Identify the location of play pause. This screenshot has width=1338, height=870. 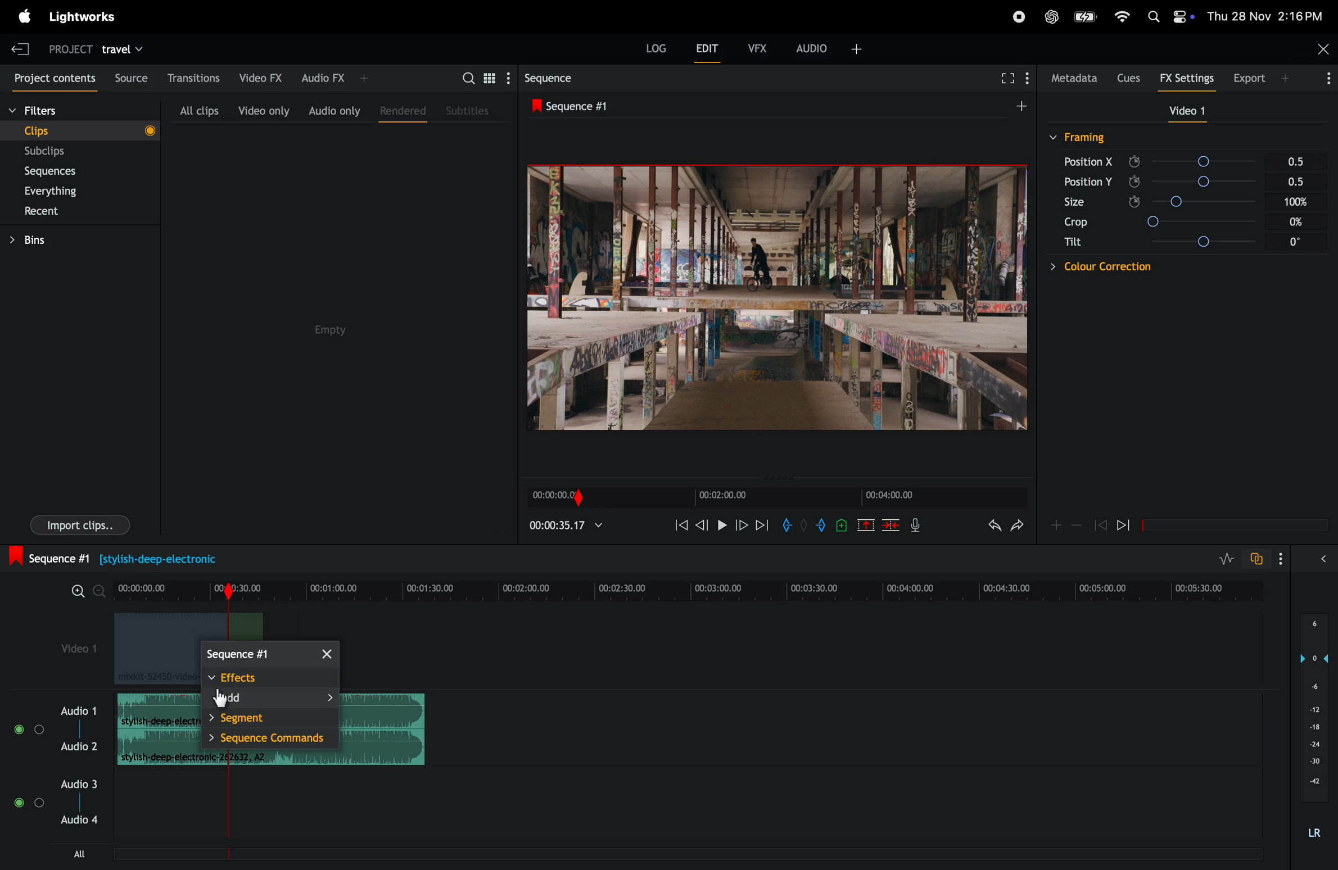
(724, 527).